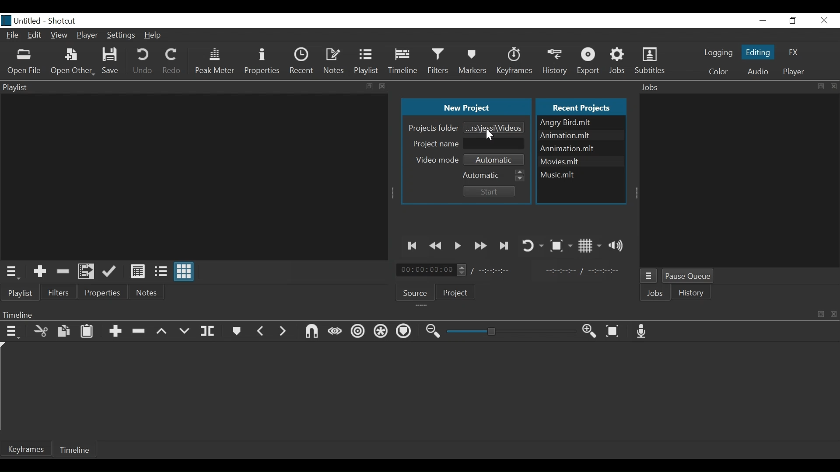  What do you see at coordinates (438, 160) in the screenshot?
I see `Video mode` at bounding box center [438, 160].